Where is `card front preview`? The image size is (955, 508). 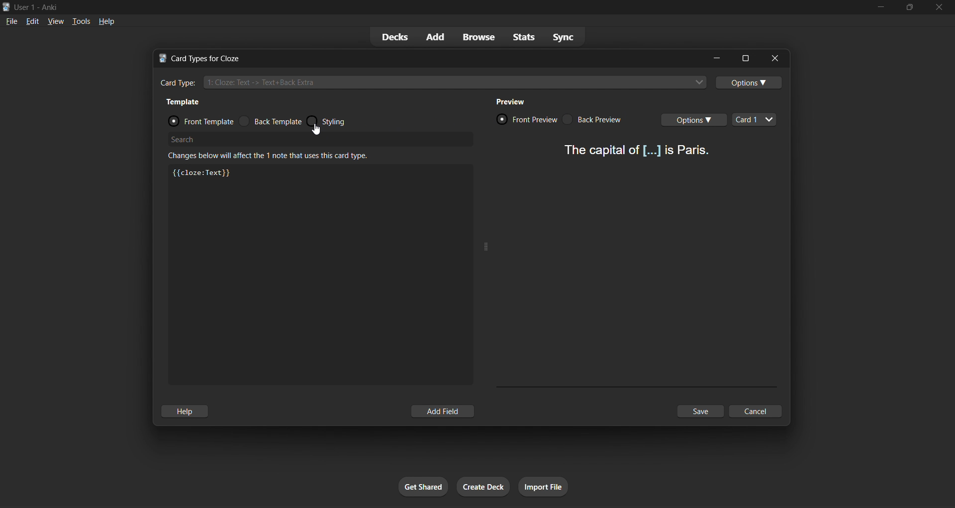 card front preview is located at coordinates (525, 119).